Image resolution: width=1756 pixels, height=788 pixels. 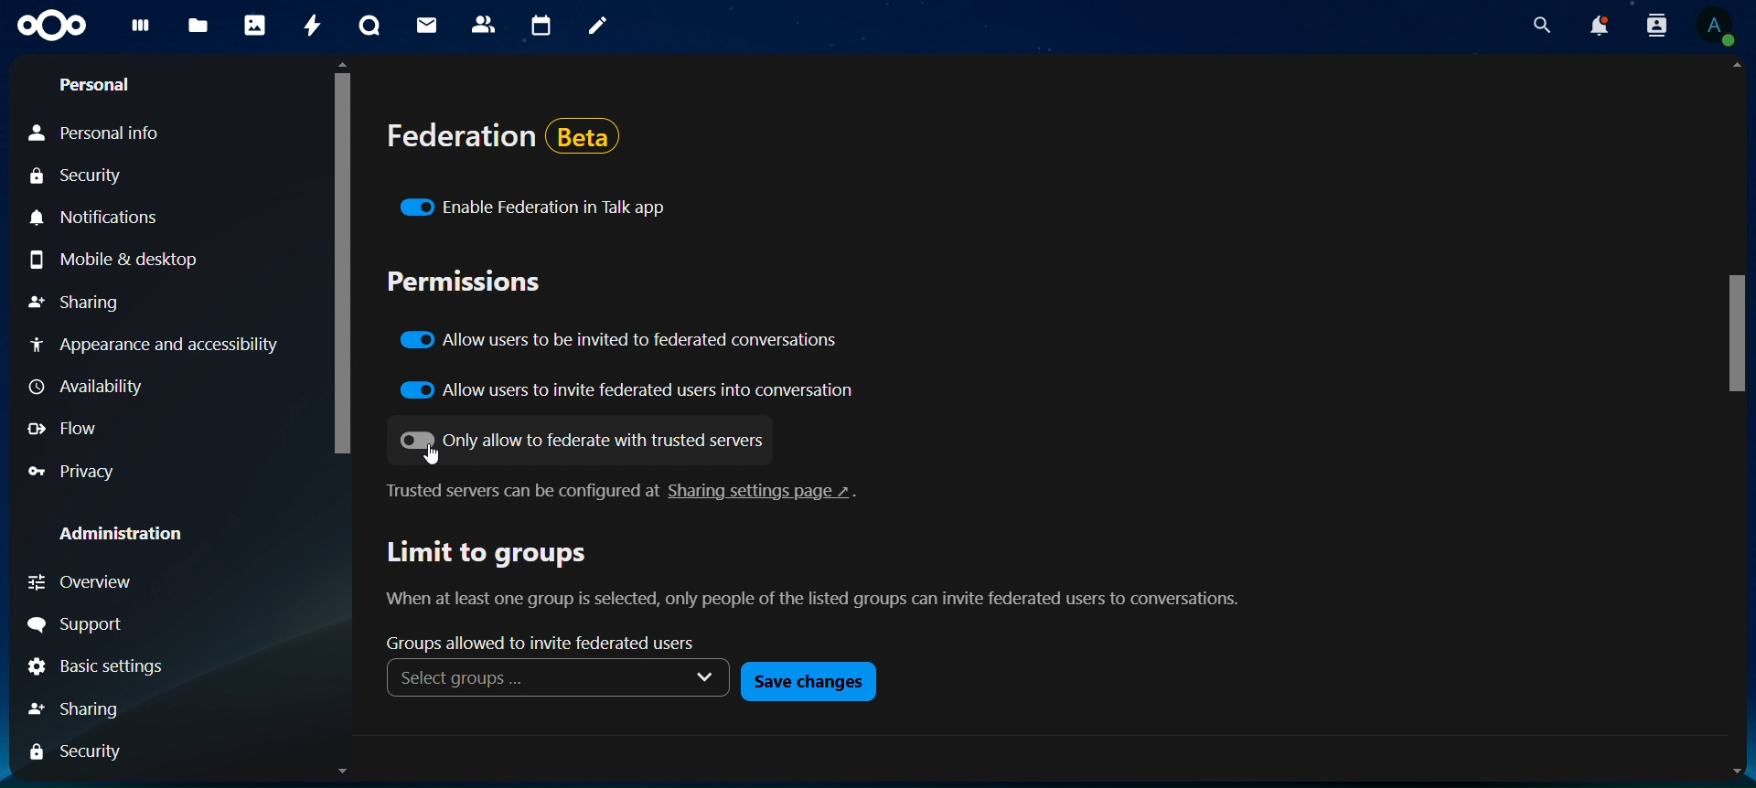 What do you see at coordinates (91, 84) in the screenshot?
I see `Personal` at bounding box center [91, 84].